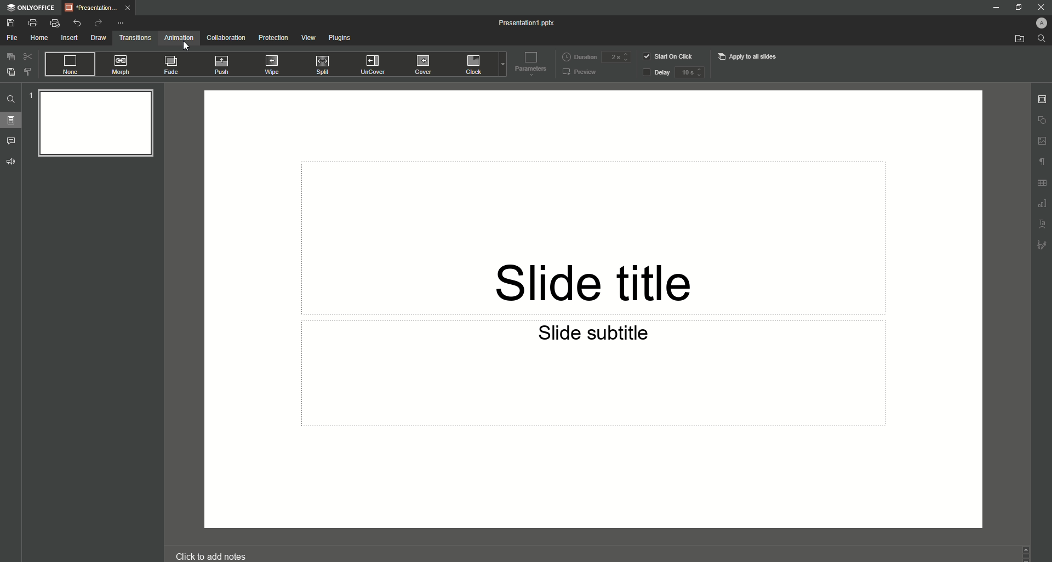  What do you see at coordinates (527, 22) in the screenshot?
I see `Presentation1.pptx` at bounding box center [527, 22].